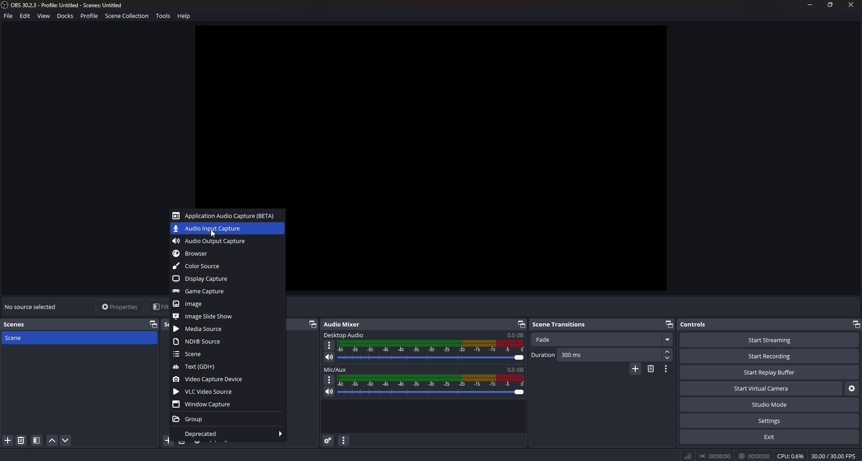 The height and width of the screenshot is (461, 862). What do you see at coordinates (214, 235) in the screenshot?
I see `cursor` at bounding box center [214, 235].